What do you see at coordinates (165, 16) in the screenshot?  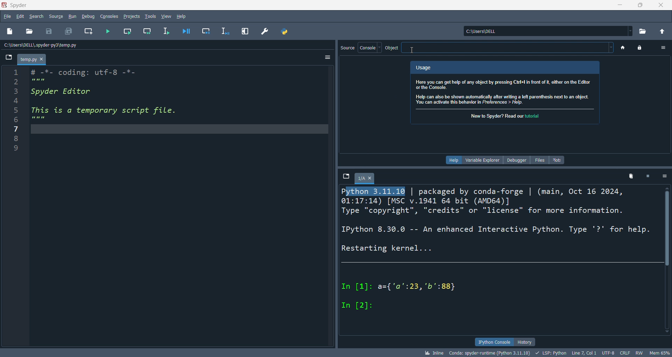 I see `view` at bounding box center [165, 16].